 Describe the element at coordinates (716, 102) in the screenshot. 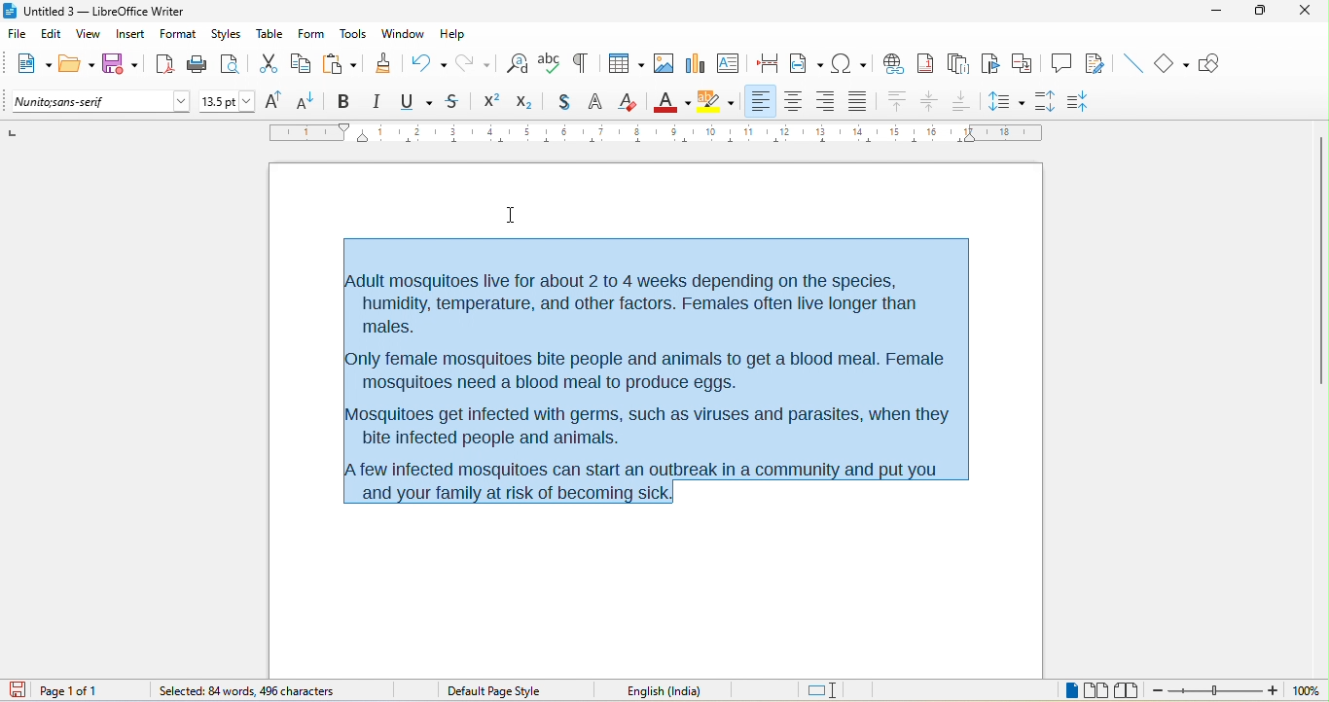

I see `highlighting color` at that location.